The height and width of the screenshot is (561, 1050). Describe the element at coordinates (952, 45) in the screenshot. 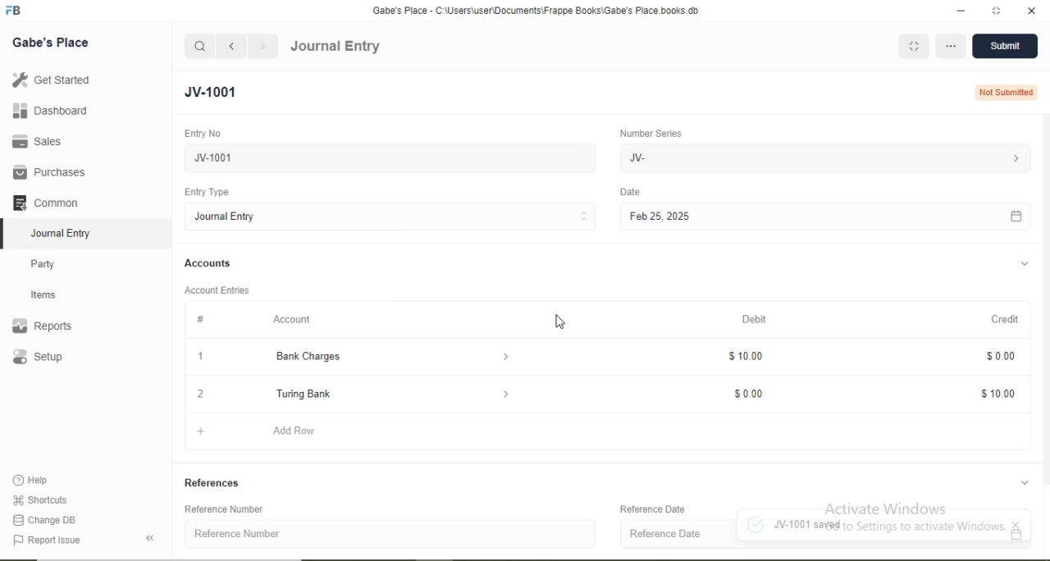

I see `more options` at that location.